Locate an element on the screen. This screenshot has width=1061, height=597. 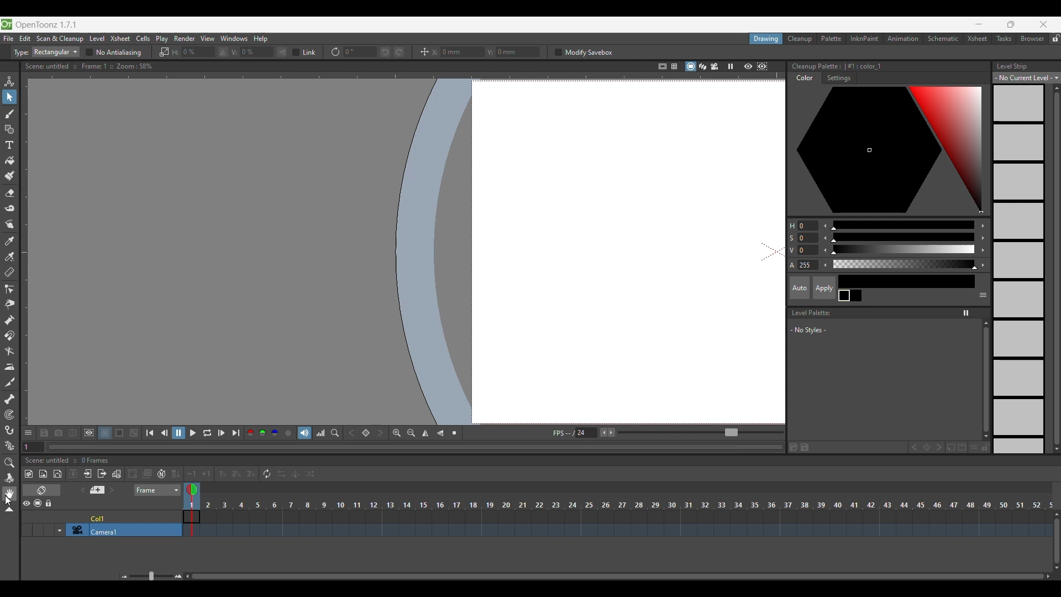
Add new memo is located at coordinates (97, 490).